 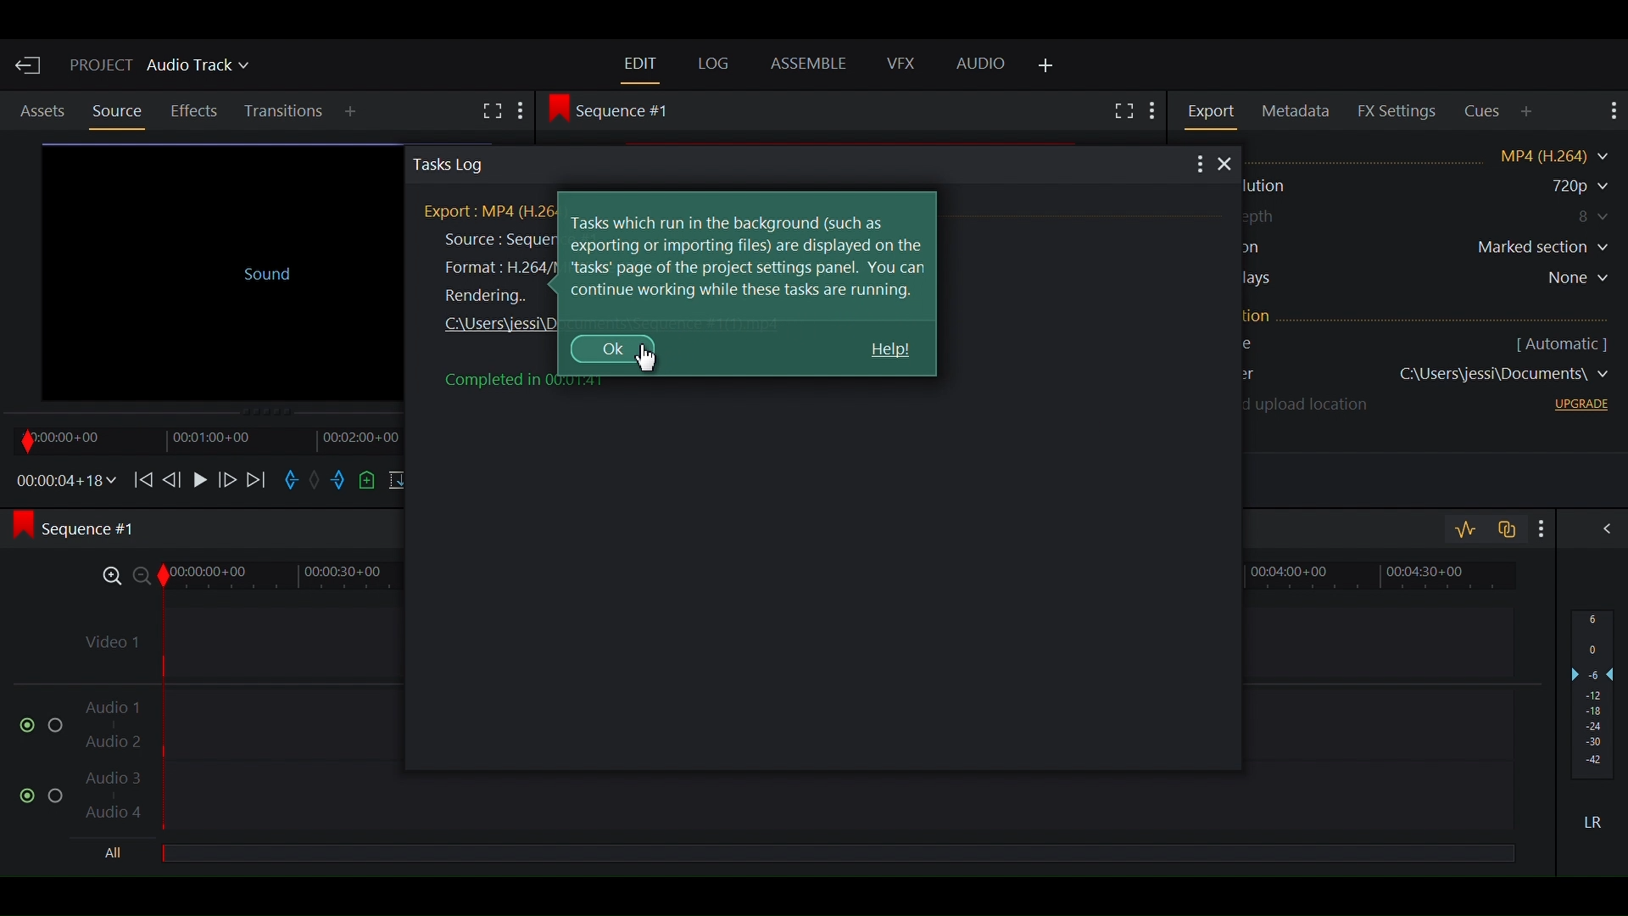 I want to click on 00.00.04+18, so click(x=62, y=480).